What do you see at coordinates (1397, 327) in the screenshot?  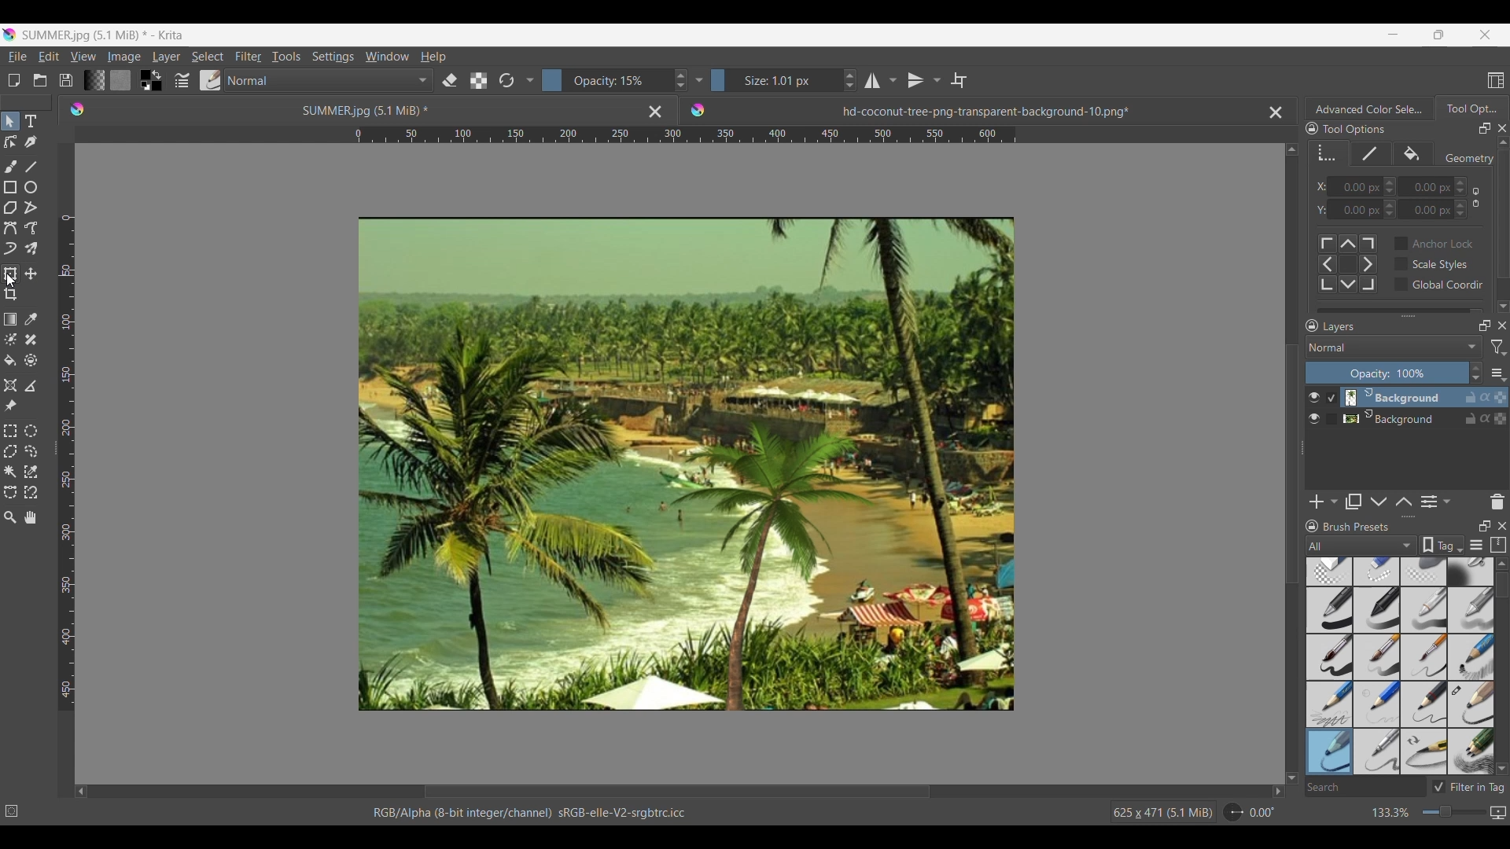 I see `Layers` at bounding box center [1397, 327].